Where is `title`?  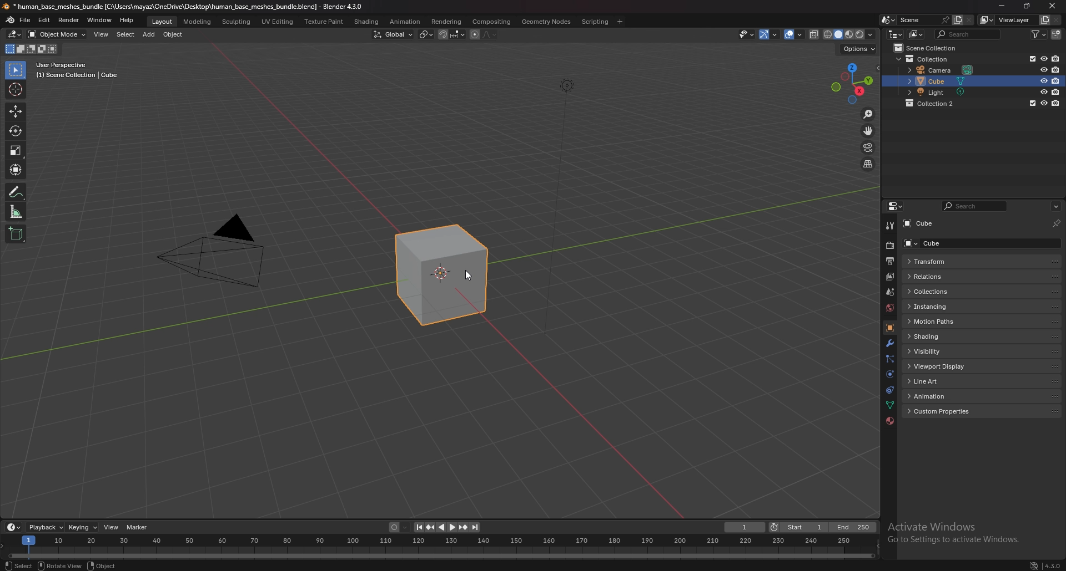
title is located at coordinates (184, 7).